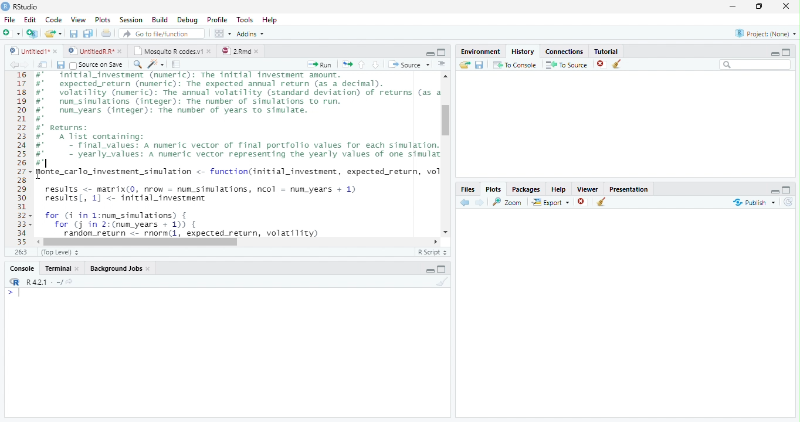 Image resolution: width=800 pixels, height=422 pixels. Describe the element at coordinates (60, 253) in the screenshot. I see `(Top Level)` at that location.